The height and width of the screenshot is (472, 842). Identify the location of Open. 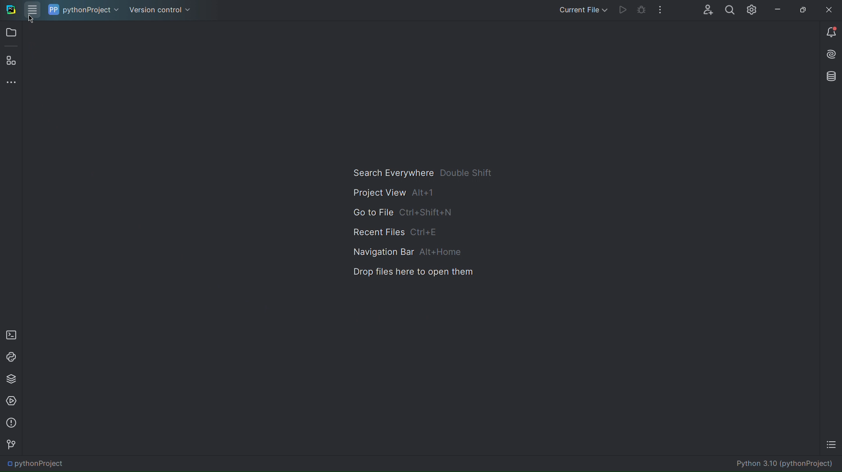
(12, 33).